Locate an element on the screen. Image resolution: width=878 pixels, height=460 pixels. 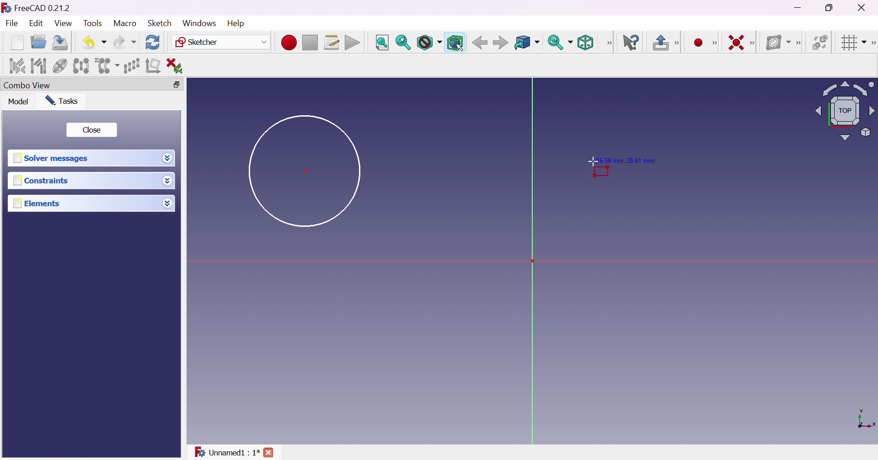
Sketch is located at coordinates (159, 23).